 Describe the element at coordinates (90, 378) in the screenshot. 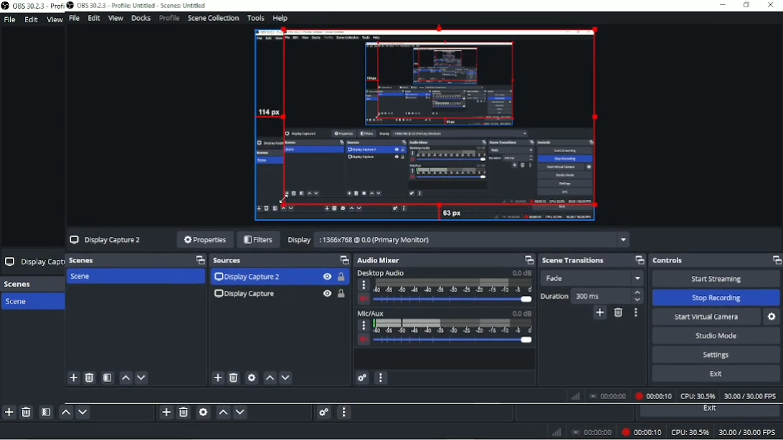

I see `delete` at that location.